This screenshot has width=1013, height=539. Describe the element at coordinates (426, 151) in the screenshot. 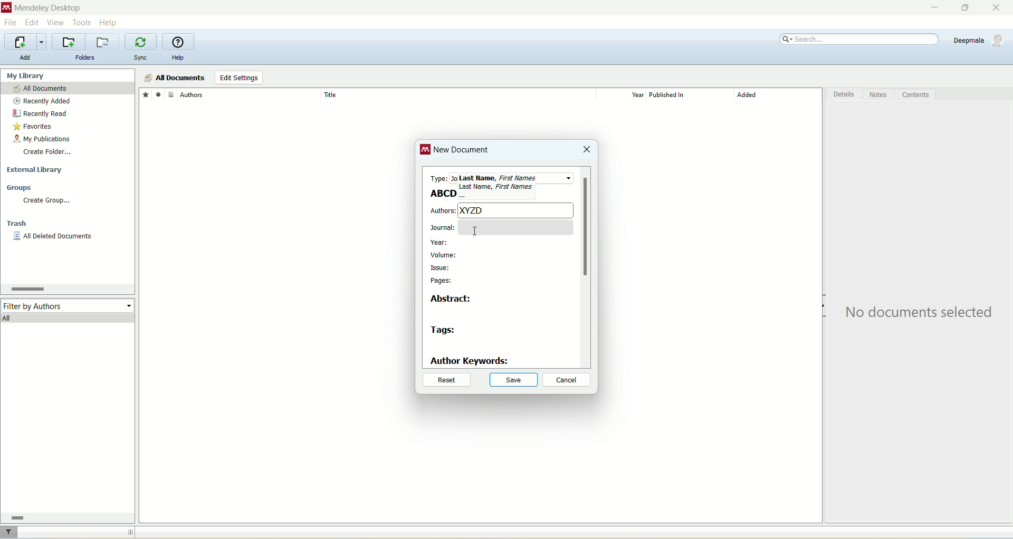

I see `logo` at that location.